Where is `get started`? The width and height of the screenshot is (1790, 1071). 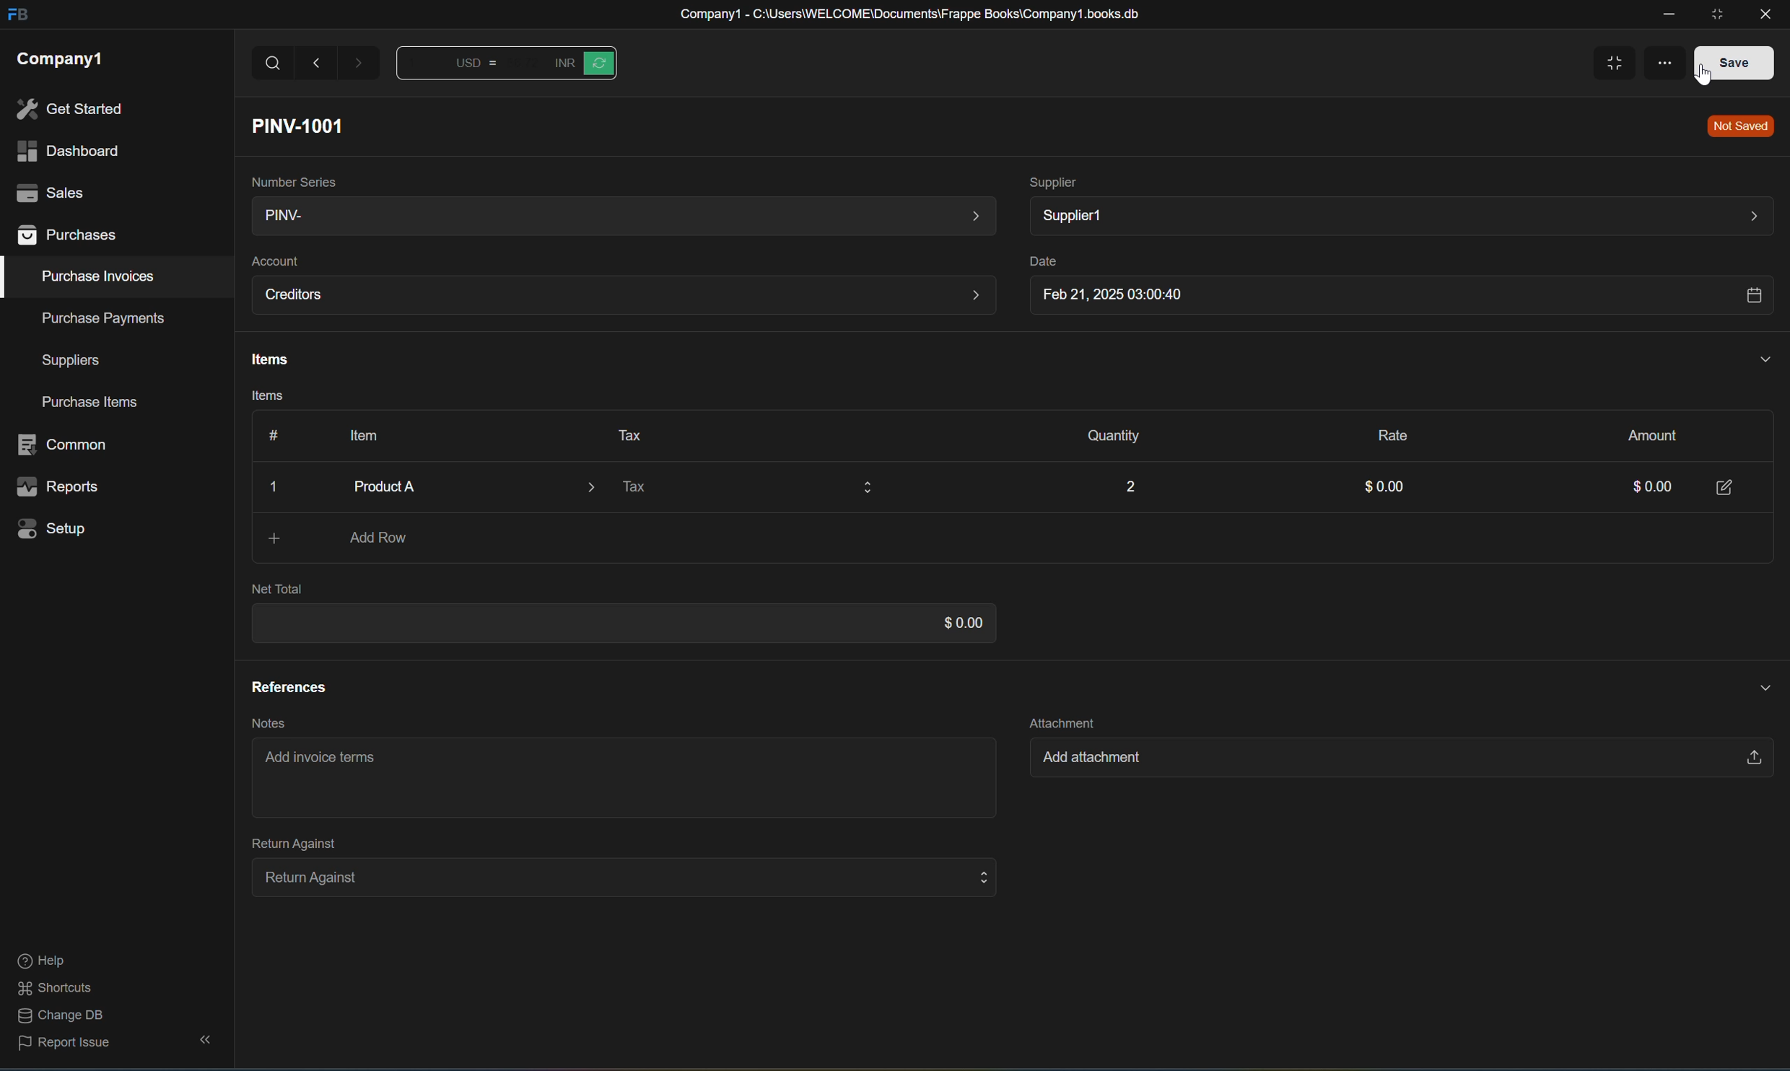
get started is located at coordinates (69, 109).